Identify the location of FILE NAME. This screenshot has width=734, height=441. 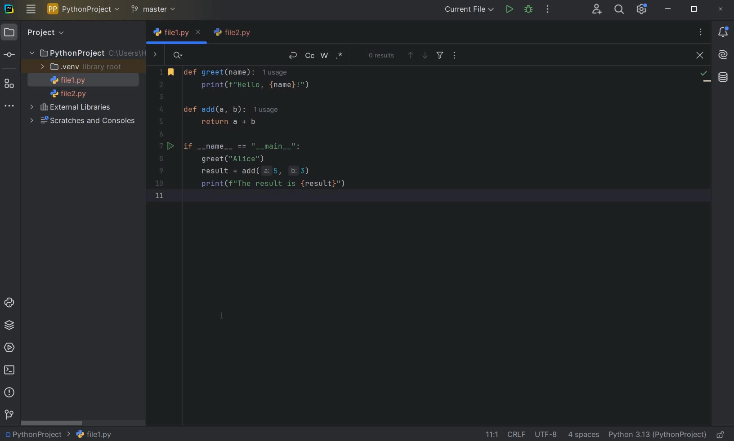
(94, 434).